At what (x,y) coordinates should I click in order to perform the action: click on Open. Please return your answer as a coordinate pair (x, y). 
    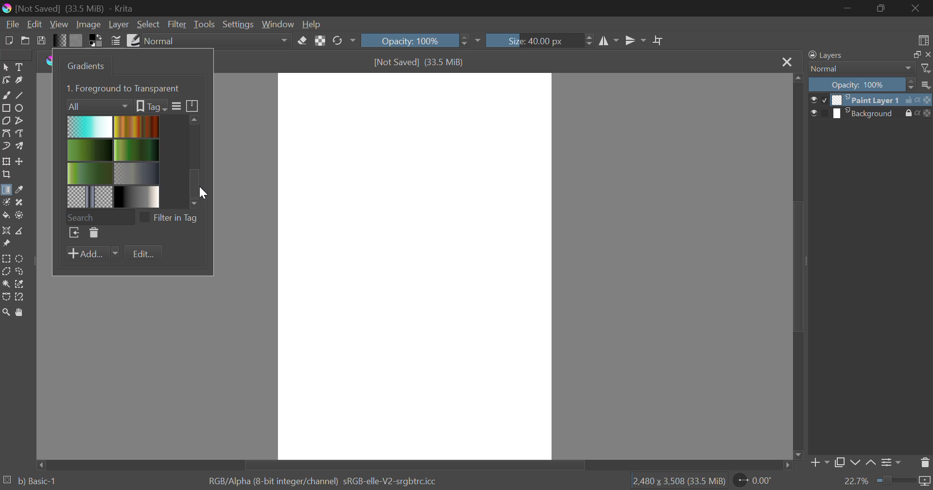
    Looking at the image, I should click on (25, 40).